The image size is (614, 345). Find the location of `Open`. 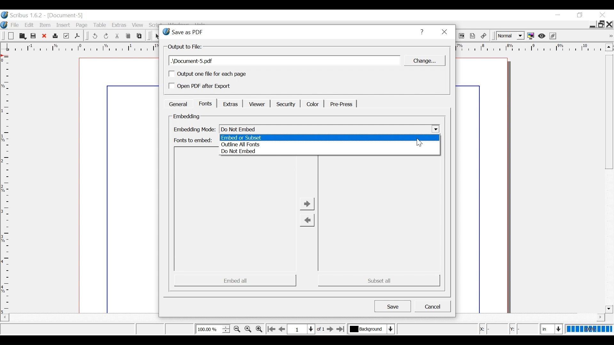

Open is located at coordinates (22, 36).